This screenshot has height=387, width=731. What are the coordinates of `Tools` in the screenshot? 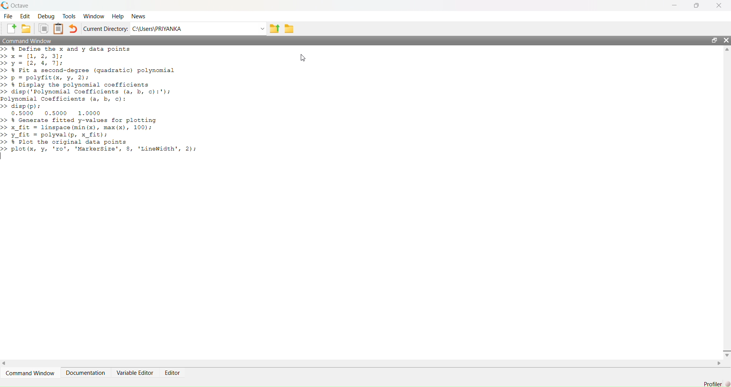 It's located at (69, 16).